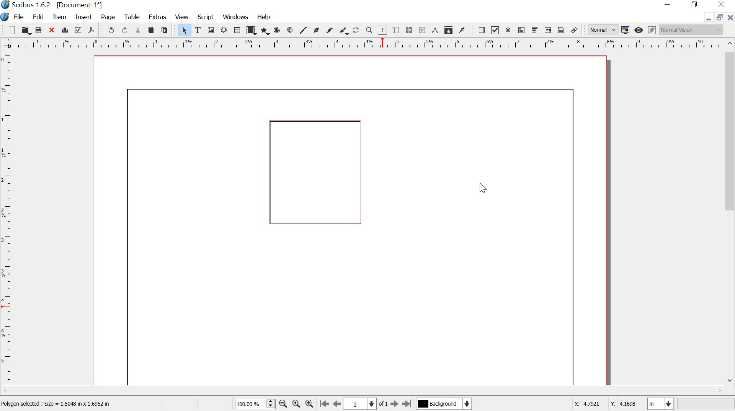 Image resolution: width=735 pixels, height=411 pixels. What do you see at coordinates (669, 4) in the screenshot?
I see `minimize` at bounding box center [669, 4].